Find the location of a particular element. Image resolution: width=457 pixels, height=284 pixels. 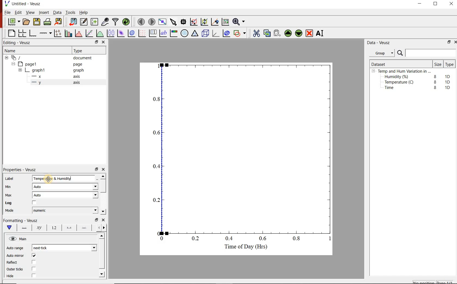

0.8 is located at coordinates (298, 239).